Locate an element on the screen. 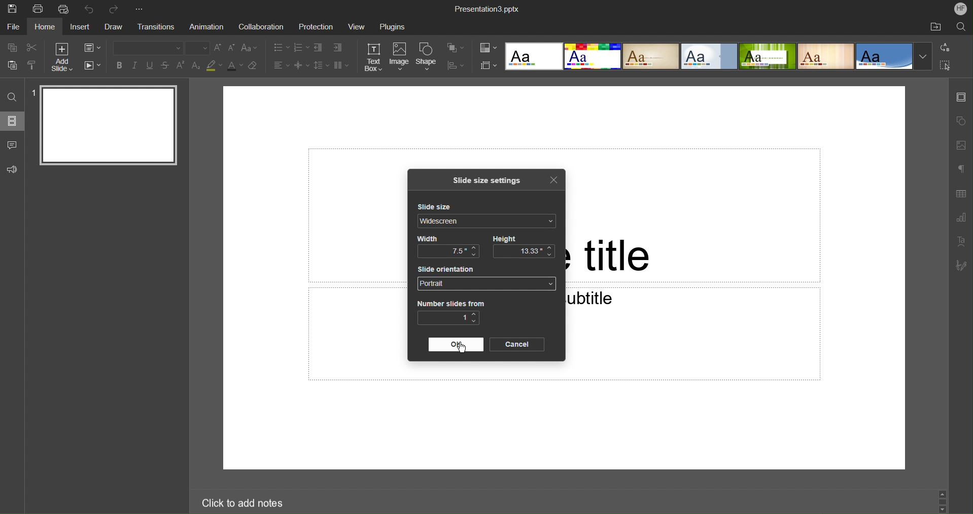 This screenshot has height=514, width=973. Comments is located at coordinates (11, 144).